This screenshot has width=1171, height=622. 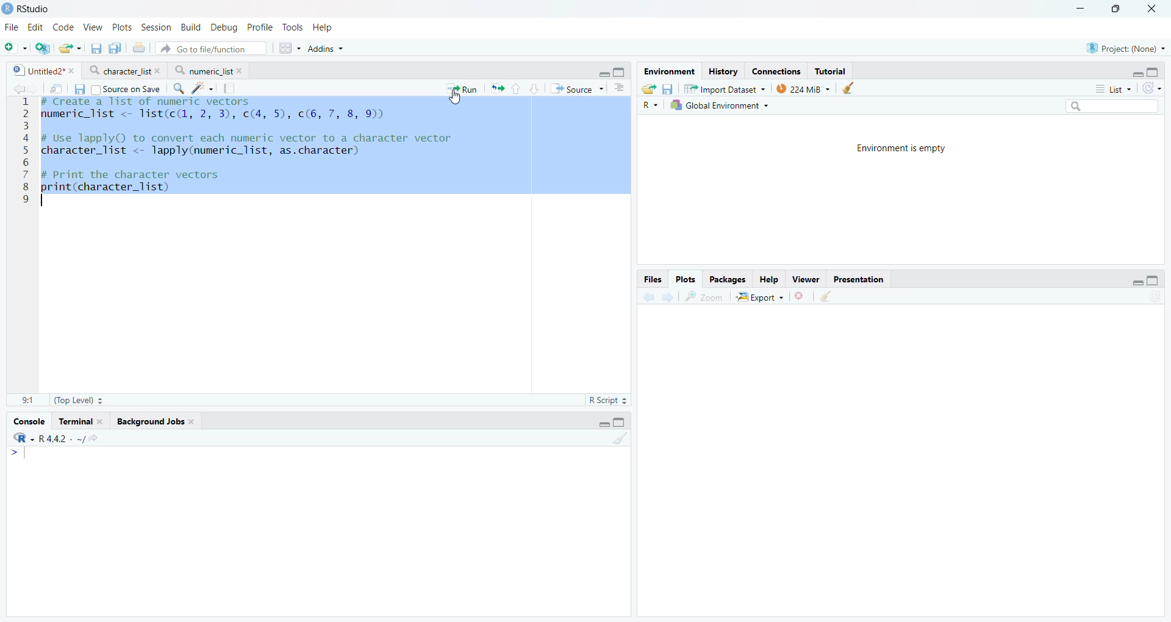 I want to click on Line numbers, so click(x=23, y=151).